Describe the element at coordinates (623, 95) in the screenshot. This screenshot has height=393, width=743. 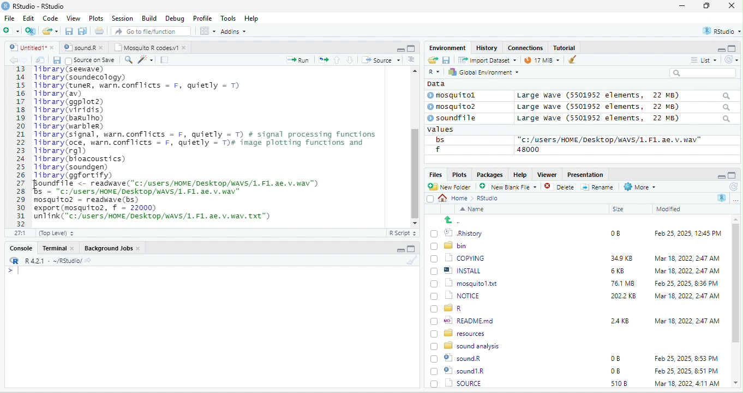
I see `Large wave (5501952 elements, 22 MB)` at that location.